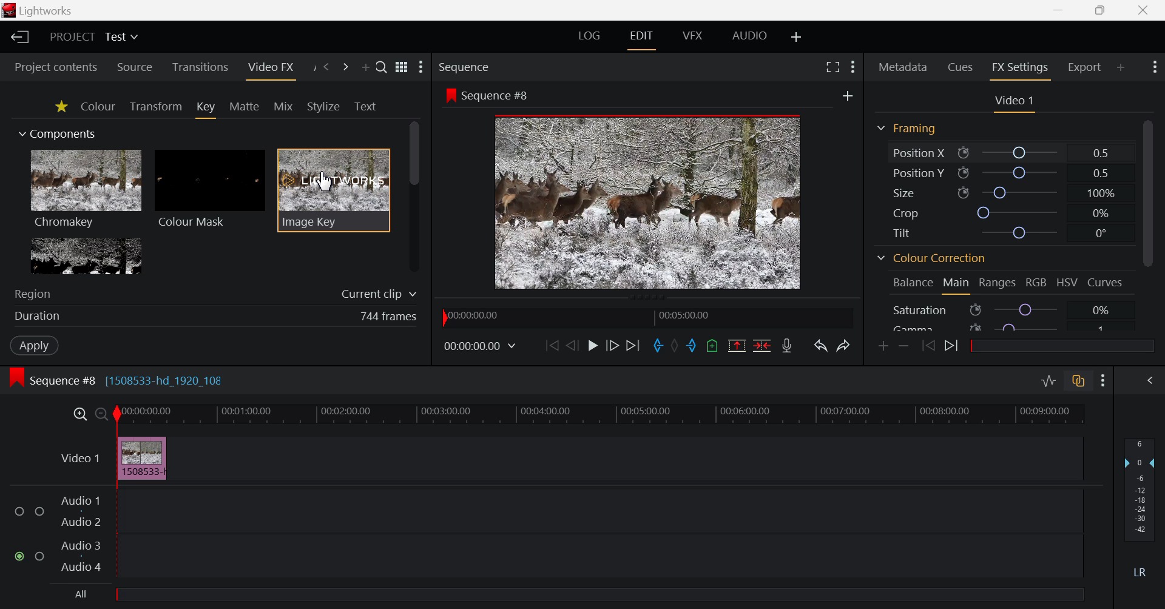 Image resolution: width=1165 pixels, height=609 pixels. I want to click on Favorites, so click(62, 109).